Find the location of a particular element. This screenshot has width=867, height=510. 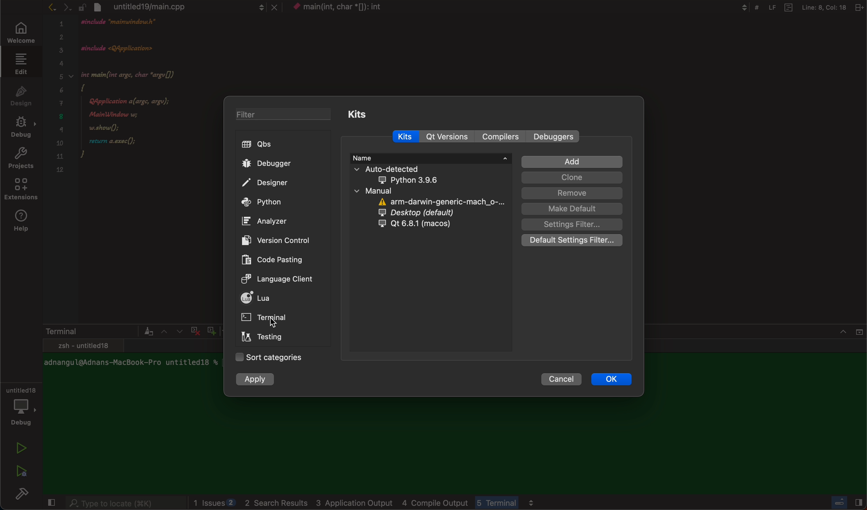

make default  is located at coordinates (571, 209).